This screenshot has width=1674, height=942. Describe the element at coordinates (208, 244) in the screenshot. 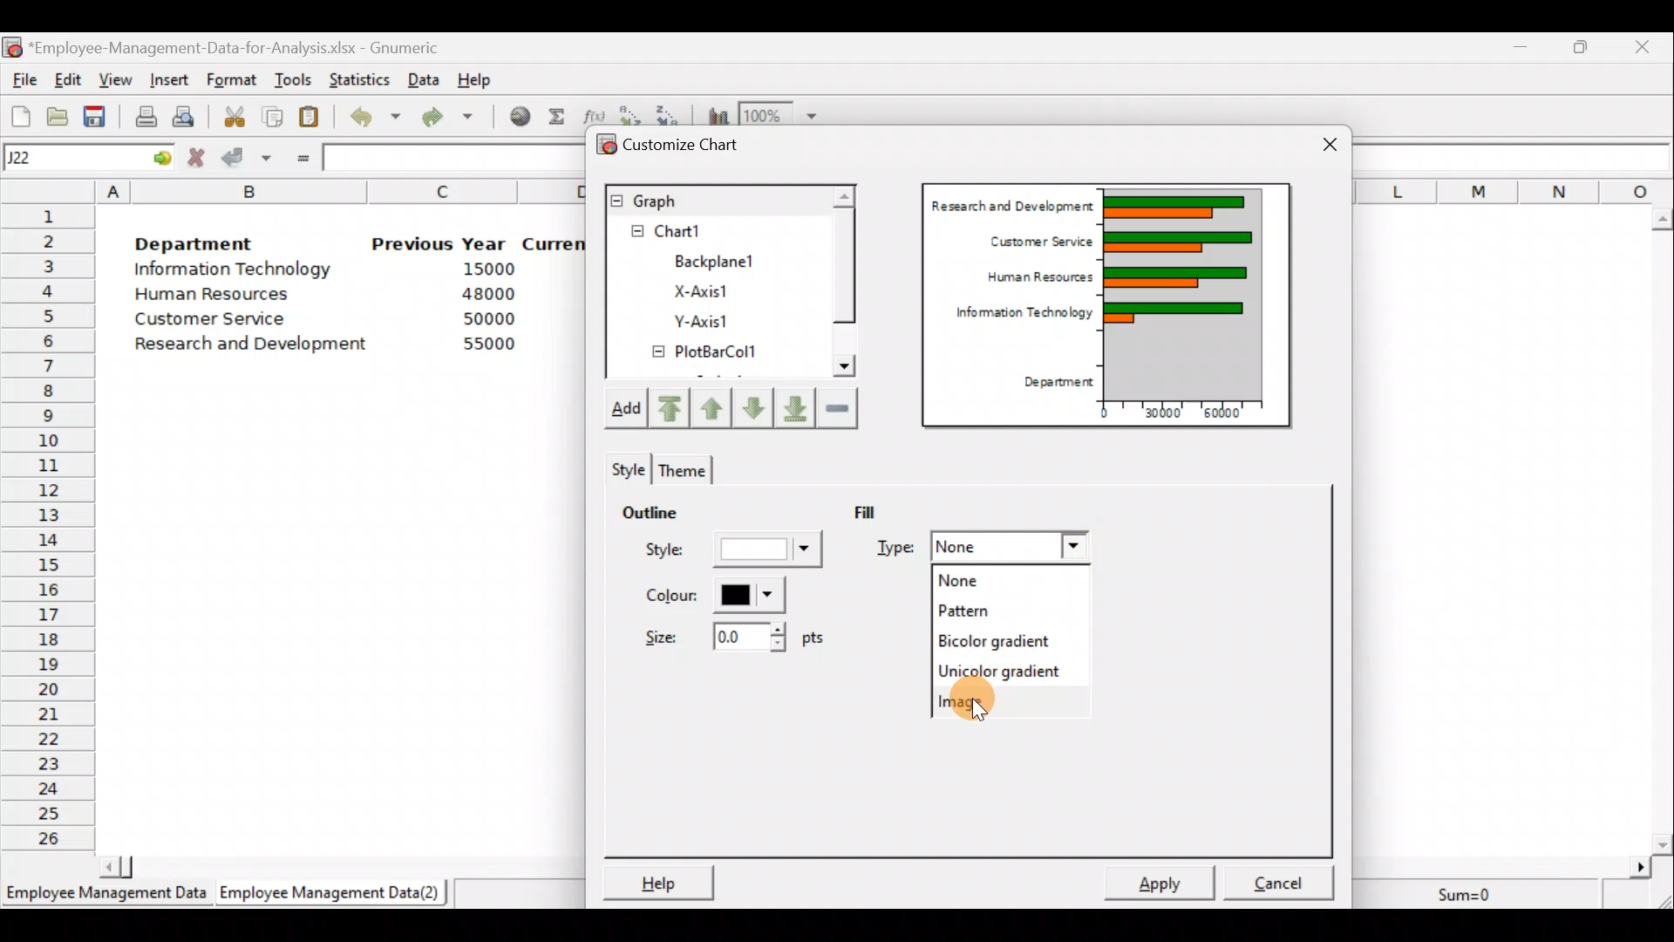

I see `Department` at that location.